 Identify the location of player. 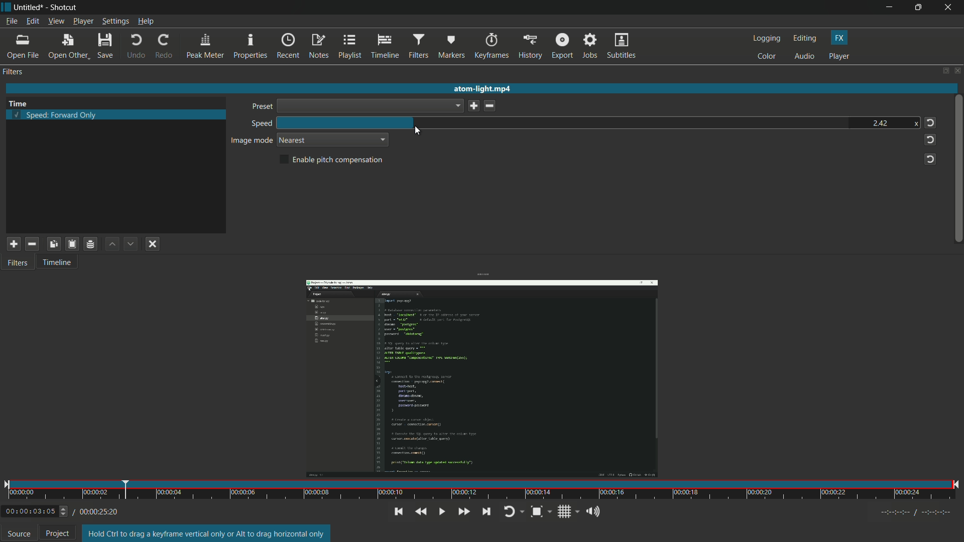
(839, 57).